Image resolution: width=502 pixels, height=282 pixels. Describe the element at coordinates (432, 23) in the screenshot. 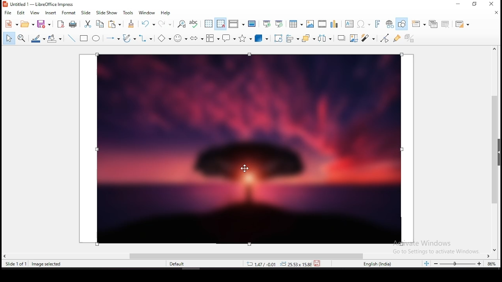

I see `duplicate slide` at that location.